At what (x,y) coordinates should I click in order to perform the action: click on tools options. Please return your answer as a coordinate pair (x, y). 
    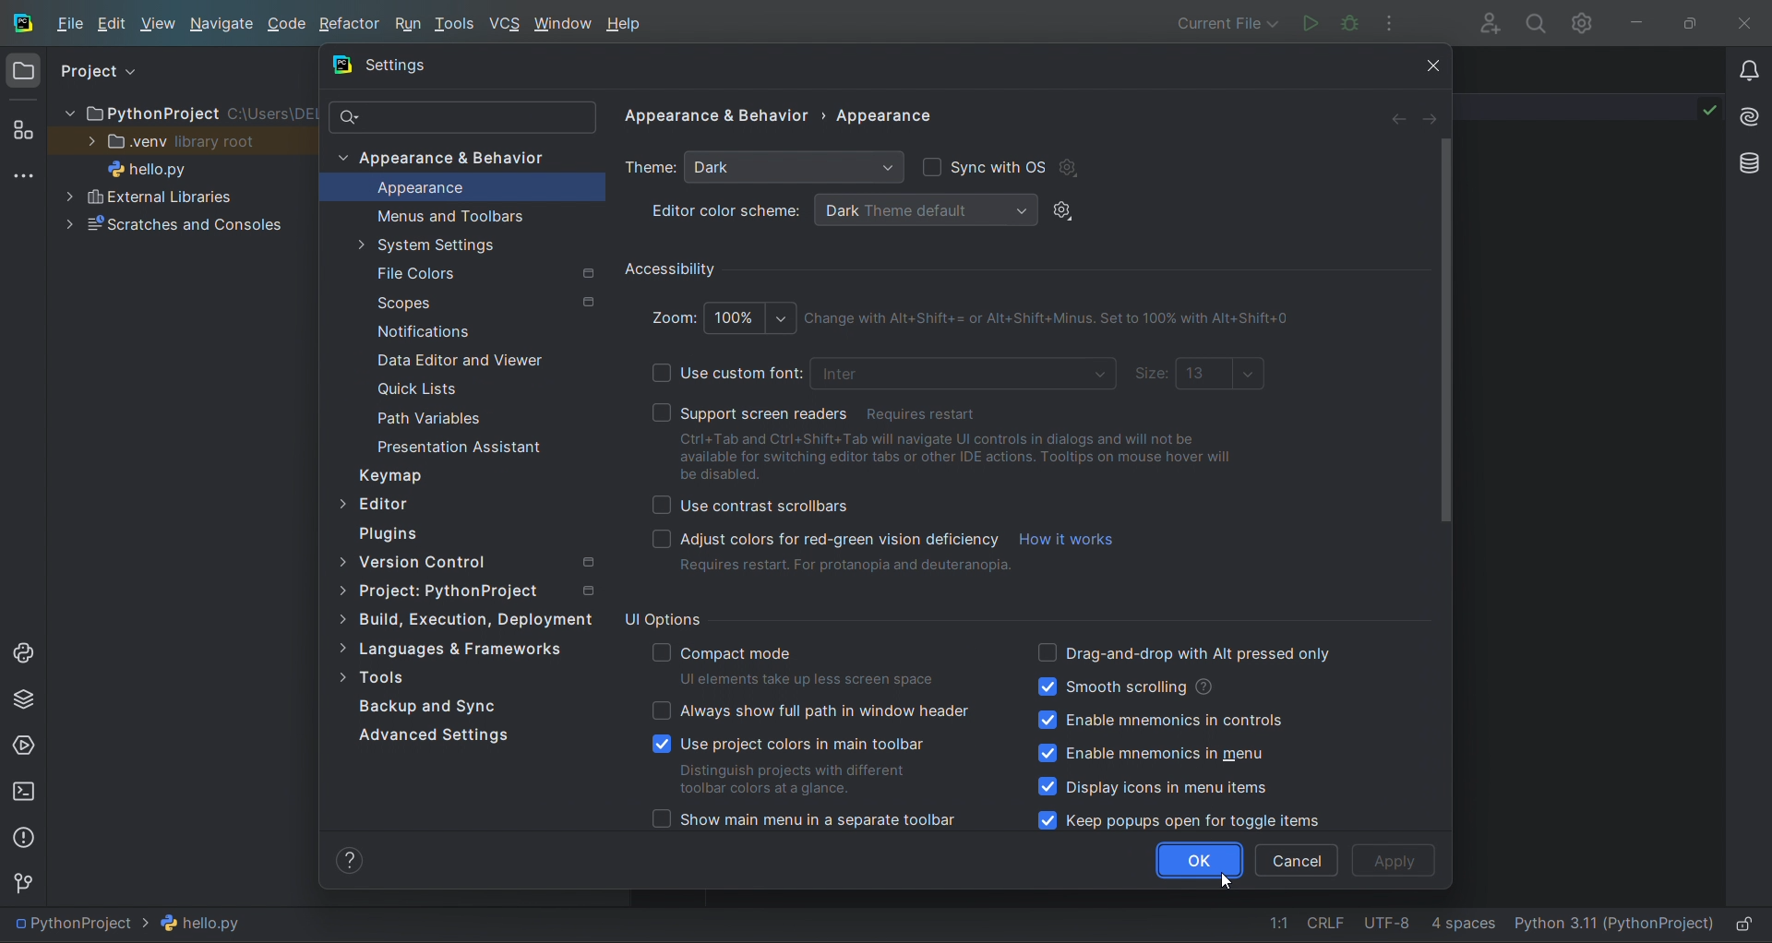
    Looking at the image, I should click on (463, 707).